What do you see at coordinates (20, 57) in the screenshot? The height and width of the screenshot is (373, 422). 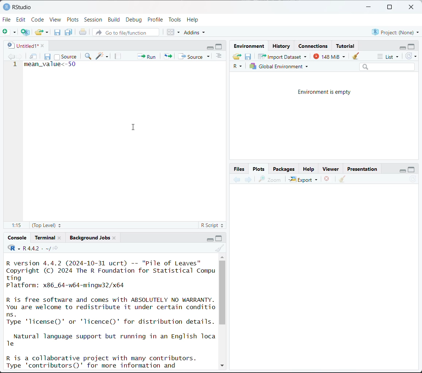 I see `go forward to next source location` at bounding box center [20, 57].